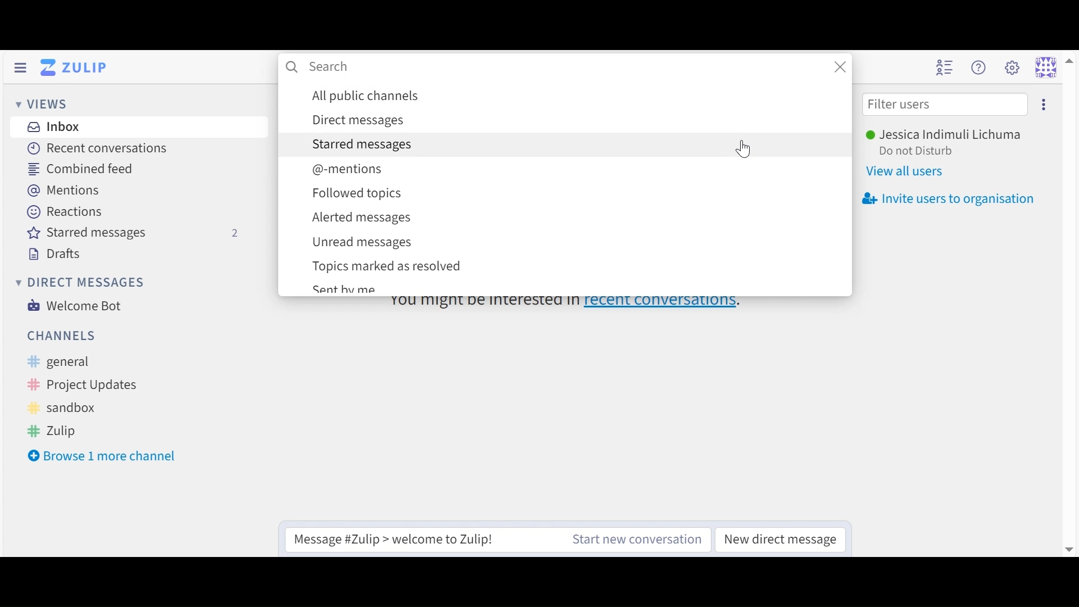  What do you see at coordinates (344, 289) in the screenshot?
I see `sent by me` at bounding box center [344, 289].